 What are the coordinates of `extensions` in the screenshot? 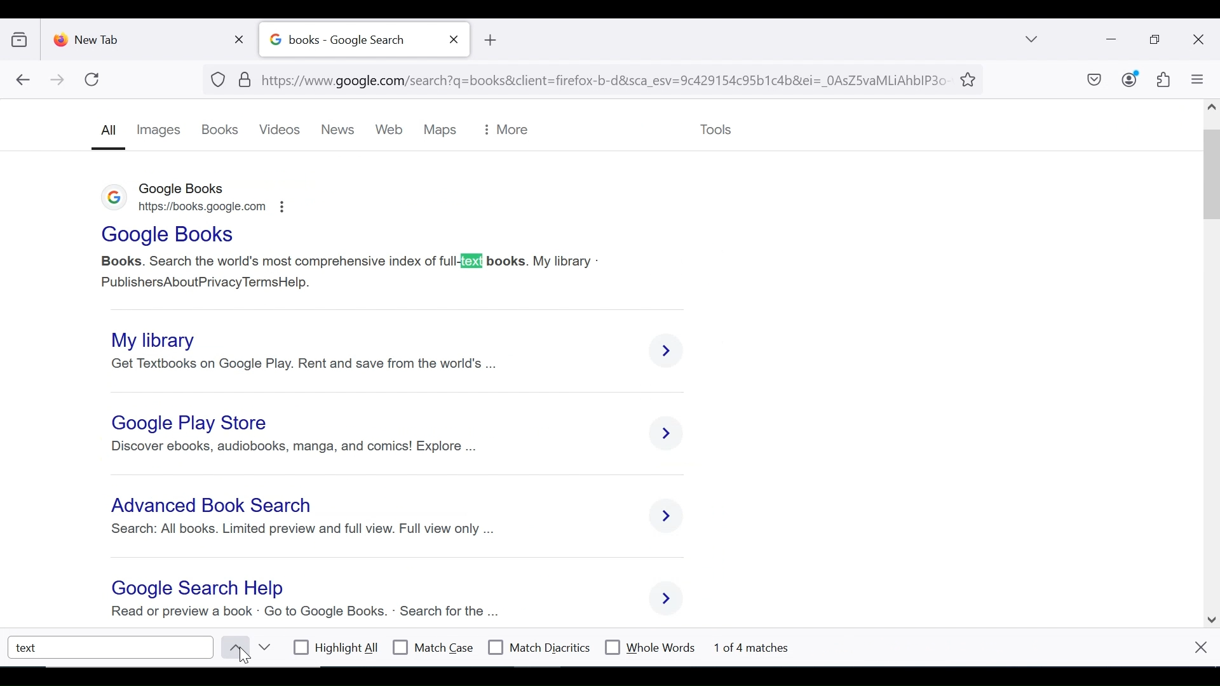 It's located at (1162, 80).